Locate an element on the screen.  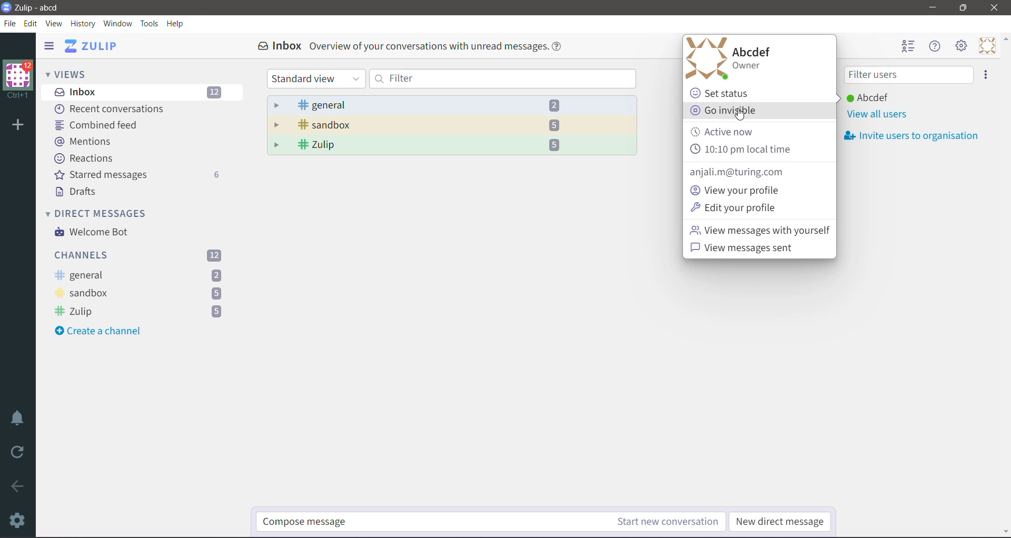
Setting is located at coordinates (962, 46).